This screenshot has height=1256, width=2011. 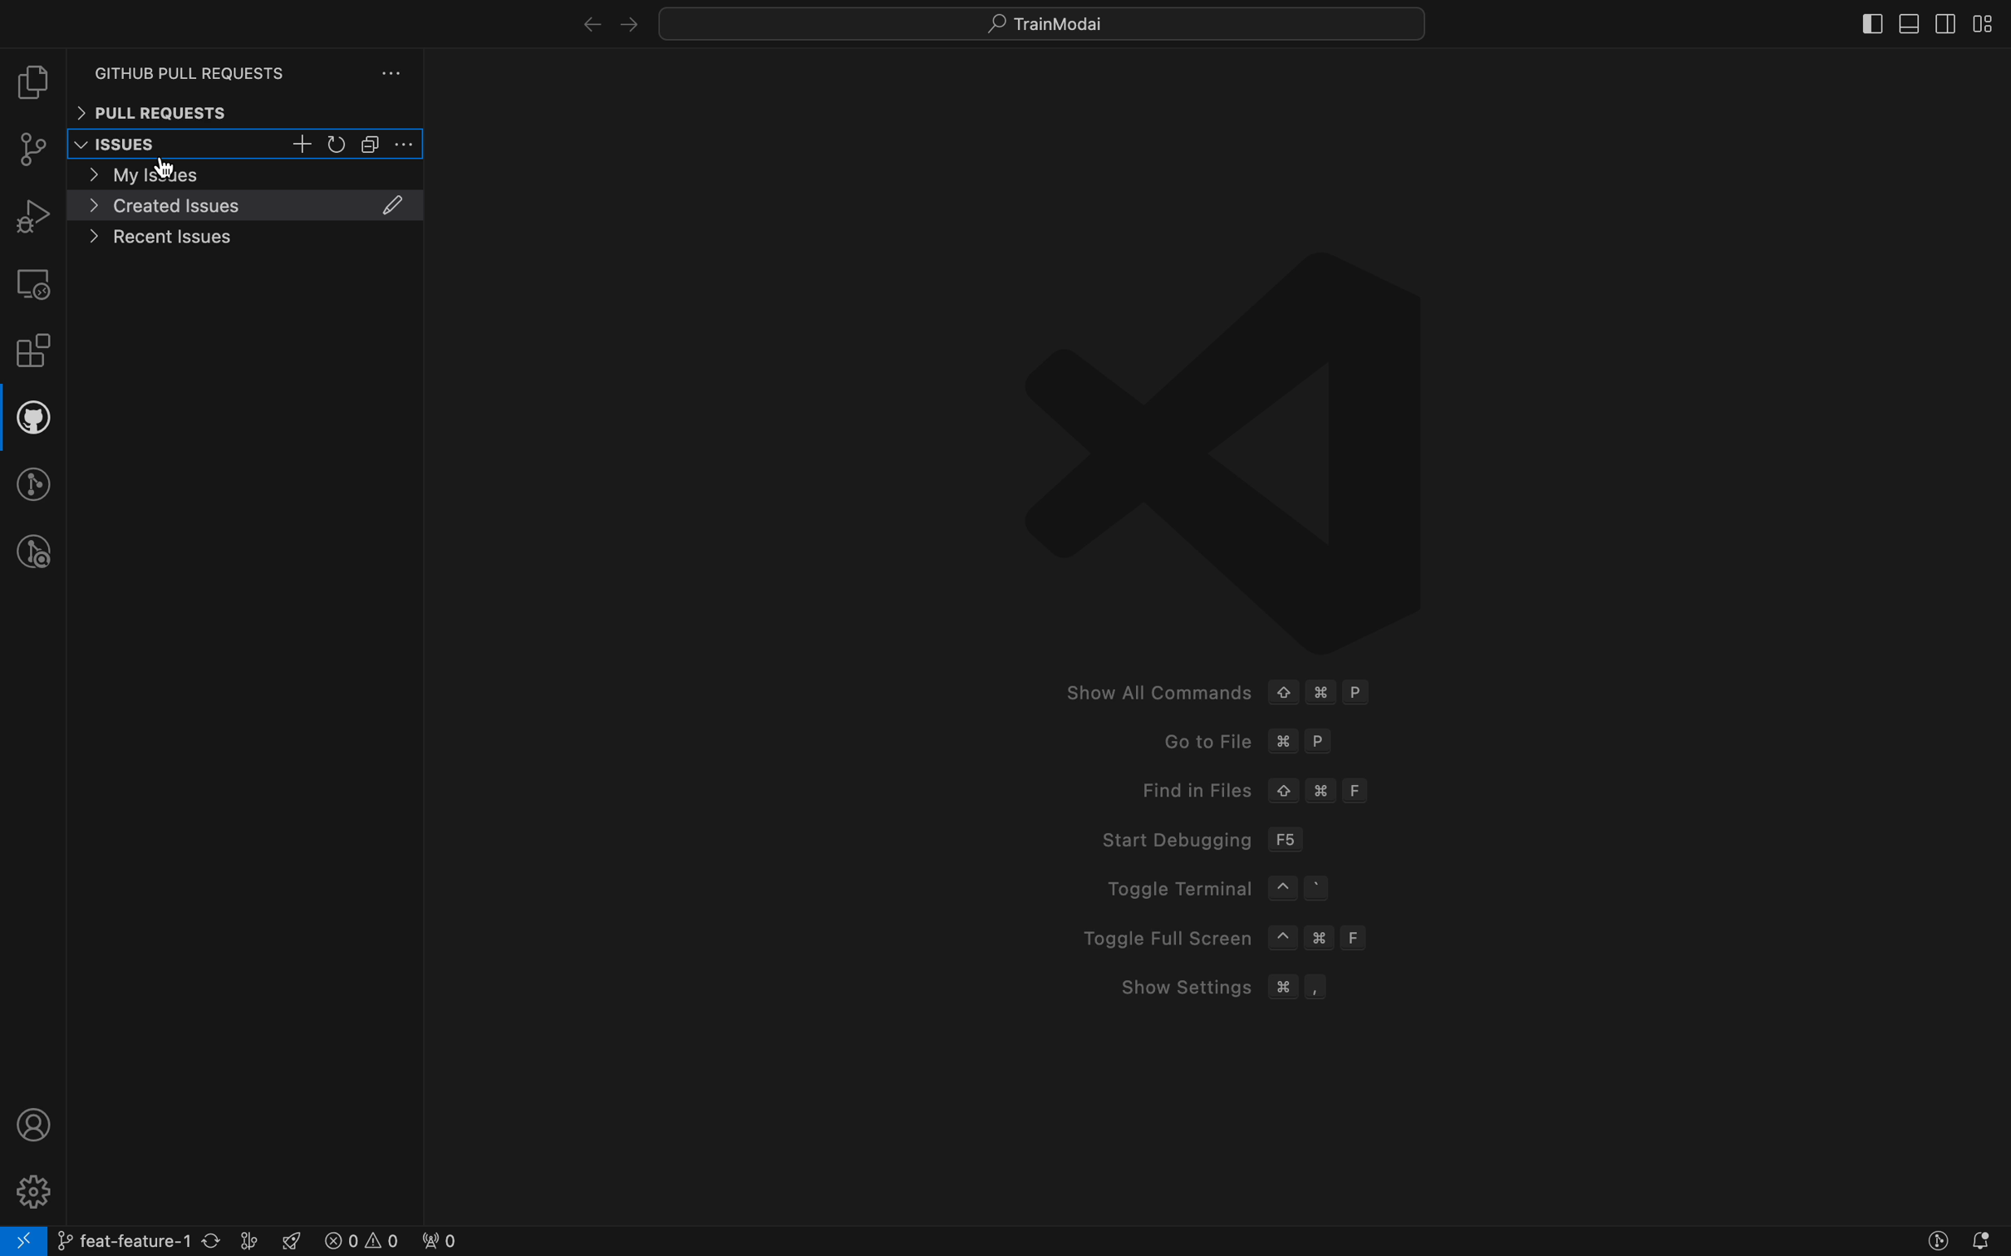 I want to click on toggle primary, so click(x=1910, y=20).